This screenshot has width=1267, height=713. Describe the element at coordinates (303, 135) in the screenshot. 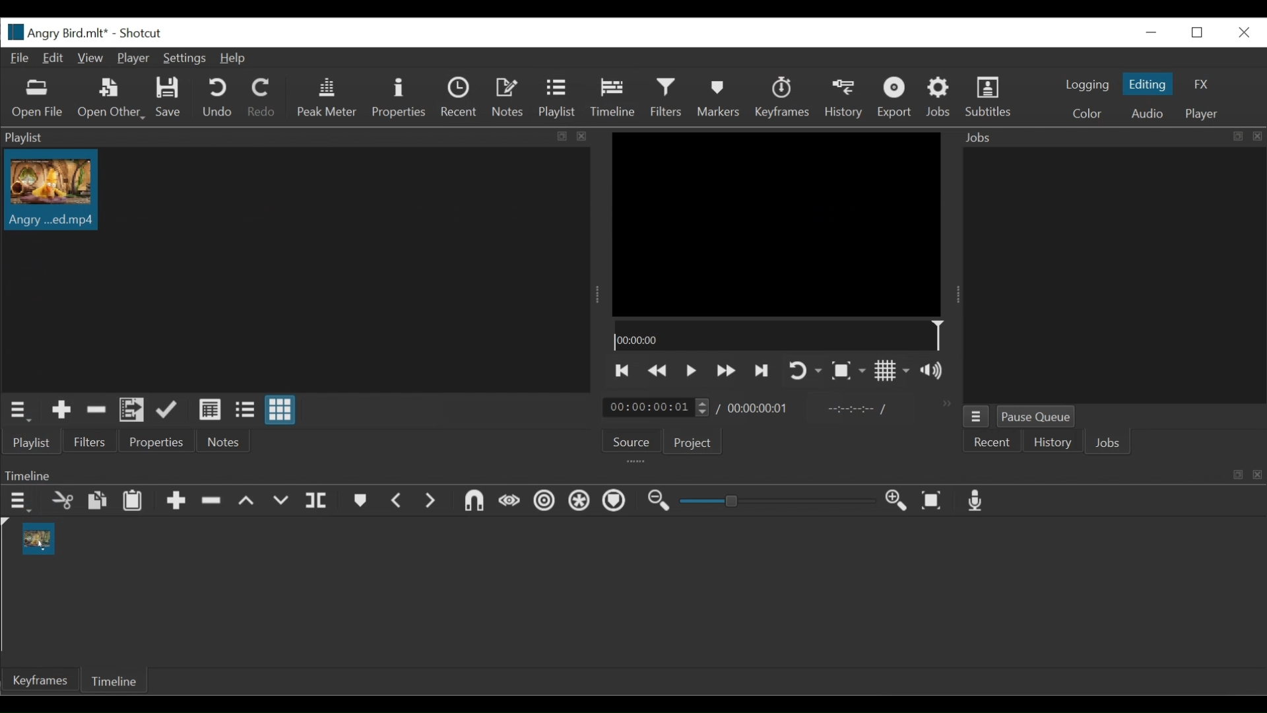

I see `Playlist Panel` at that location.